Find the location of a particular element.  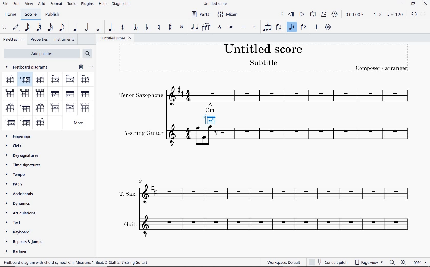

SCORE is located at coordinates (31, 14).